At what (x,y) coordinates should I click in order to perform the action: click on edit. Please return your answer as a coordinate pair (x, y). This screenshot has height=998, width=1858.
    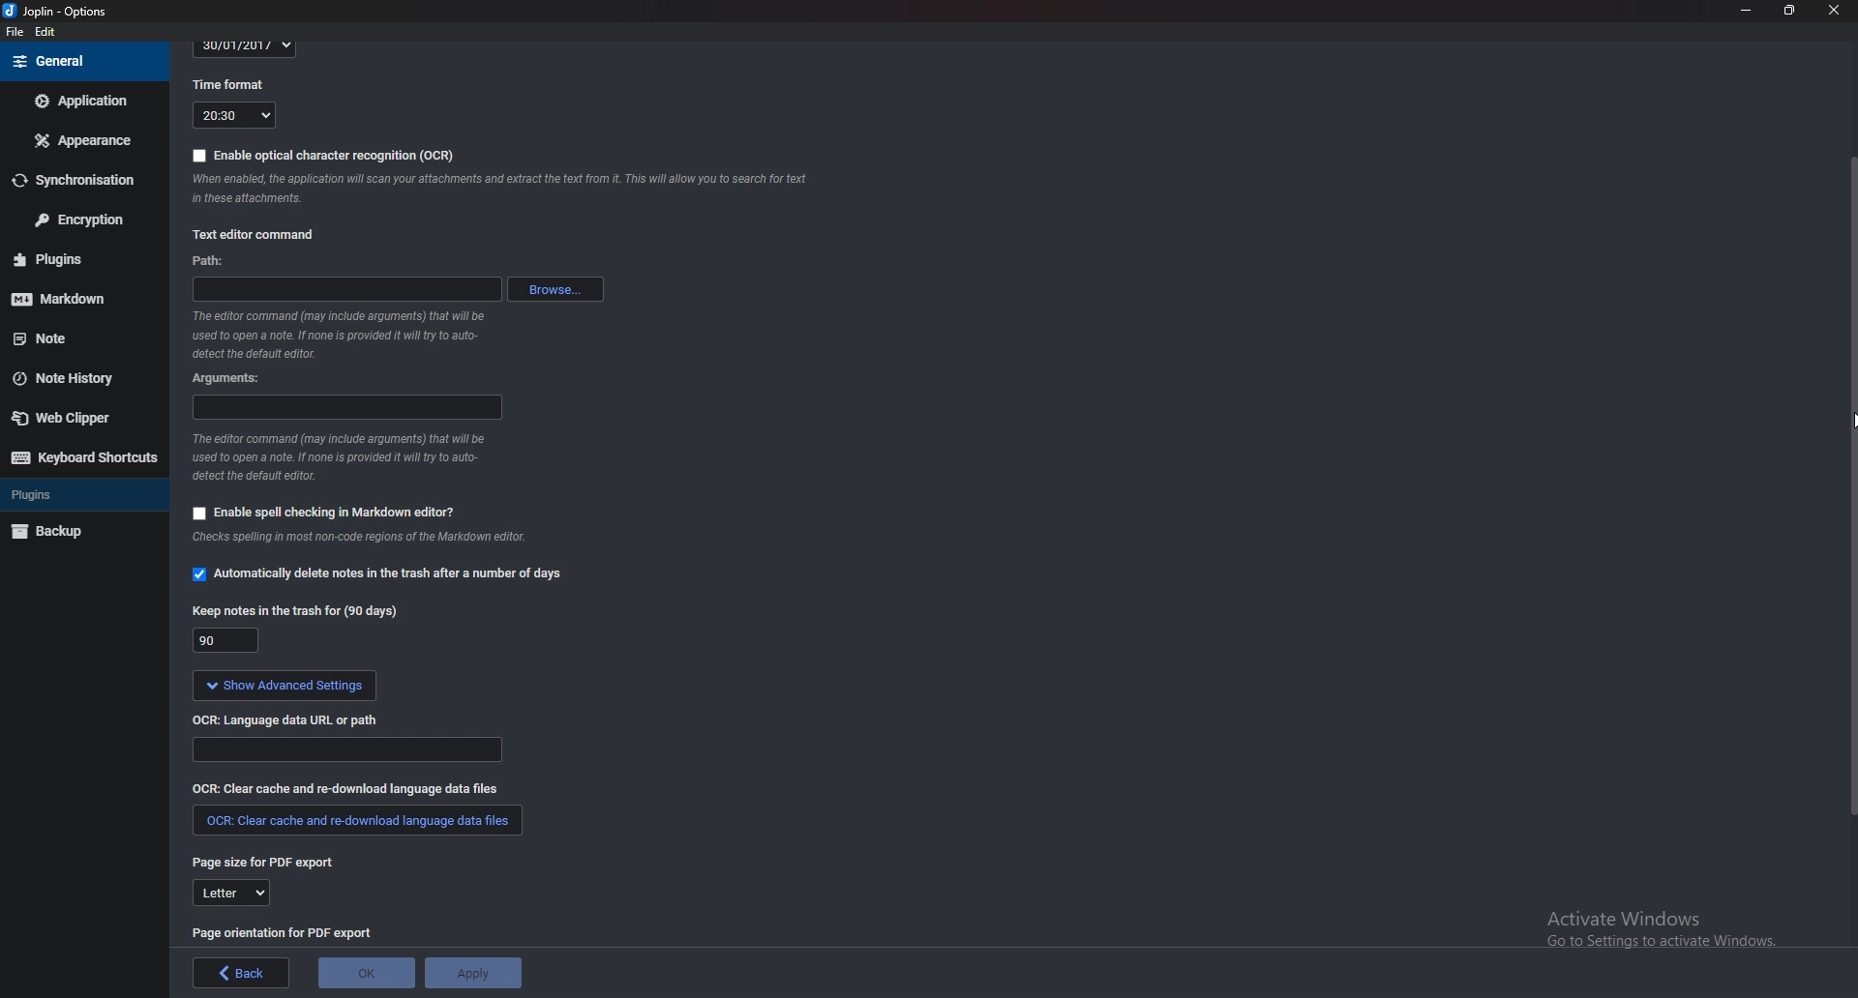
    Looking at the image, I should click on (45, 33).